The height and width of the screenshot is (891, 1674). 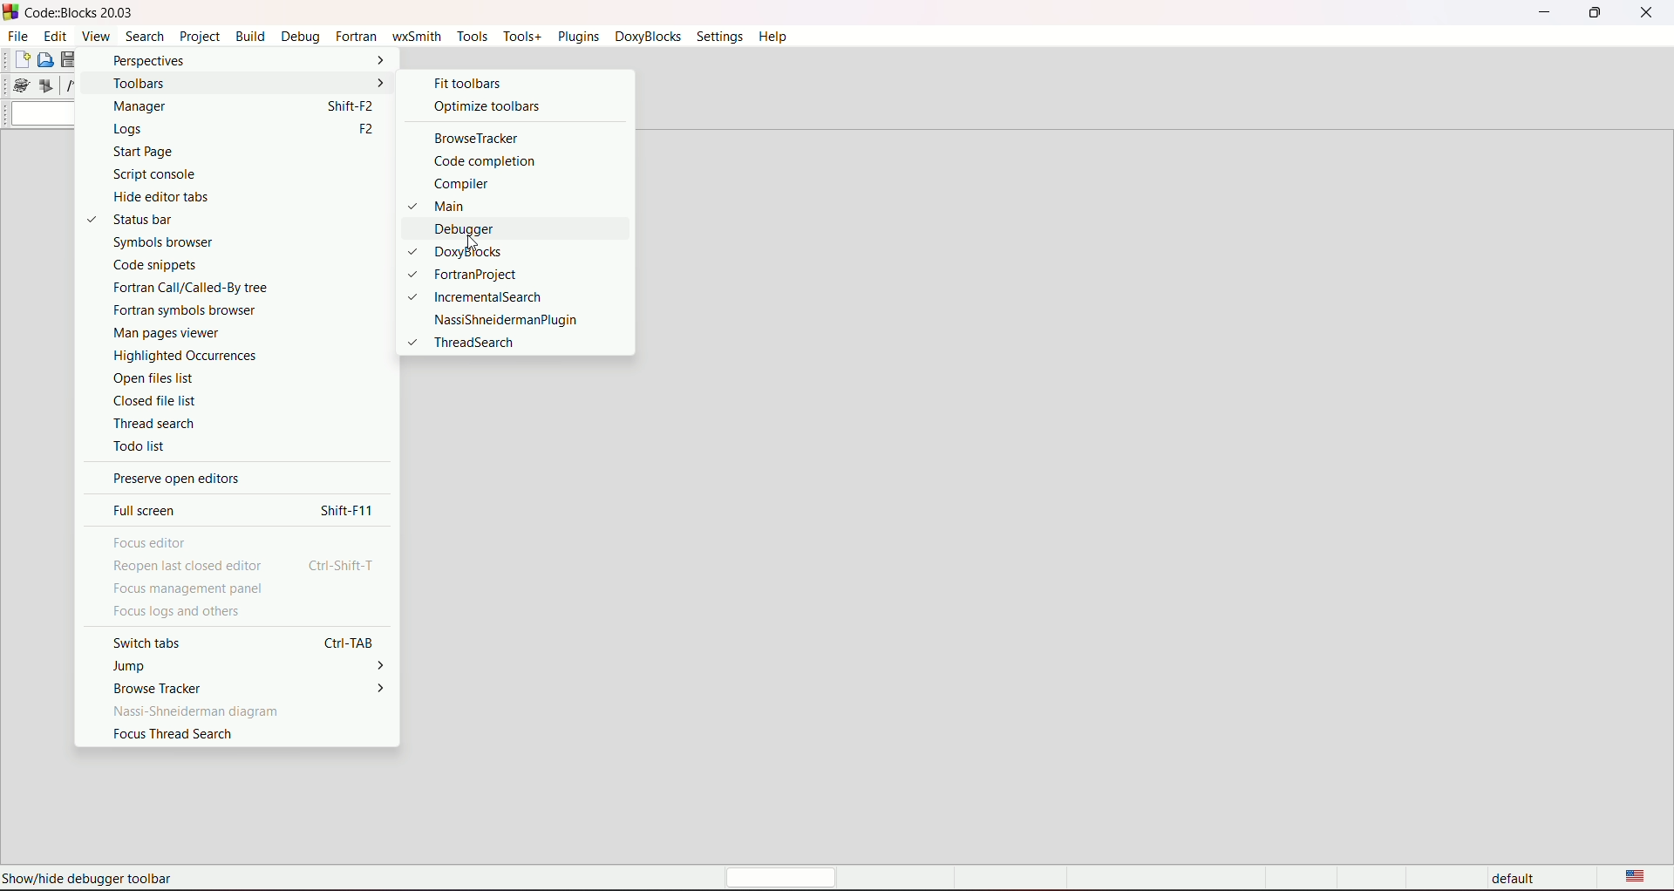 I want to click on browse tracker, so click(x=474, y=139).